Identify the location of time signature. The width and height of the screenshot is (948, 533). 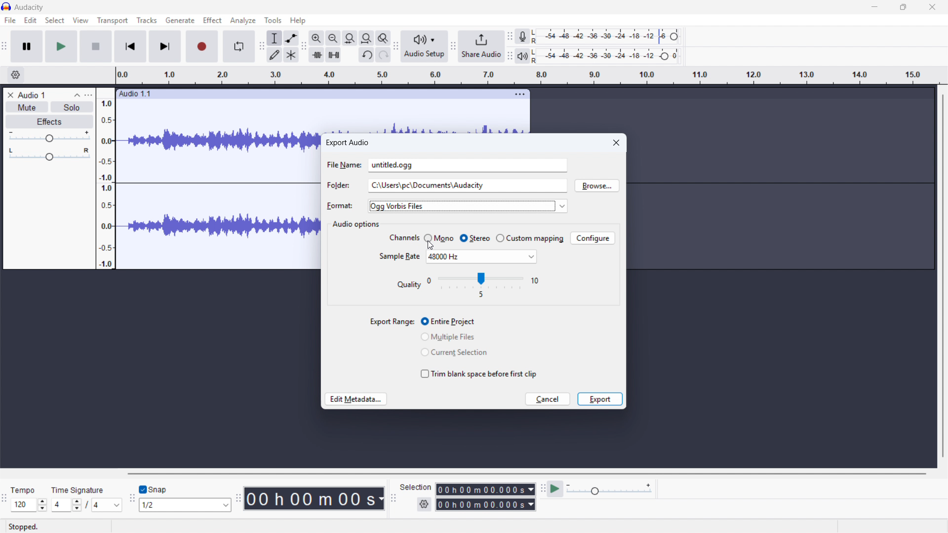
(78, 491).